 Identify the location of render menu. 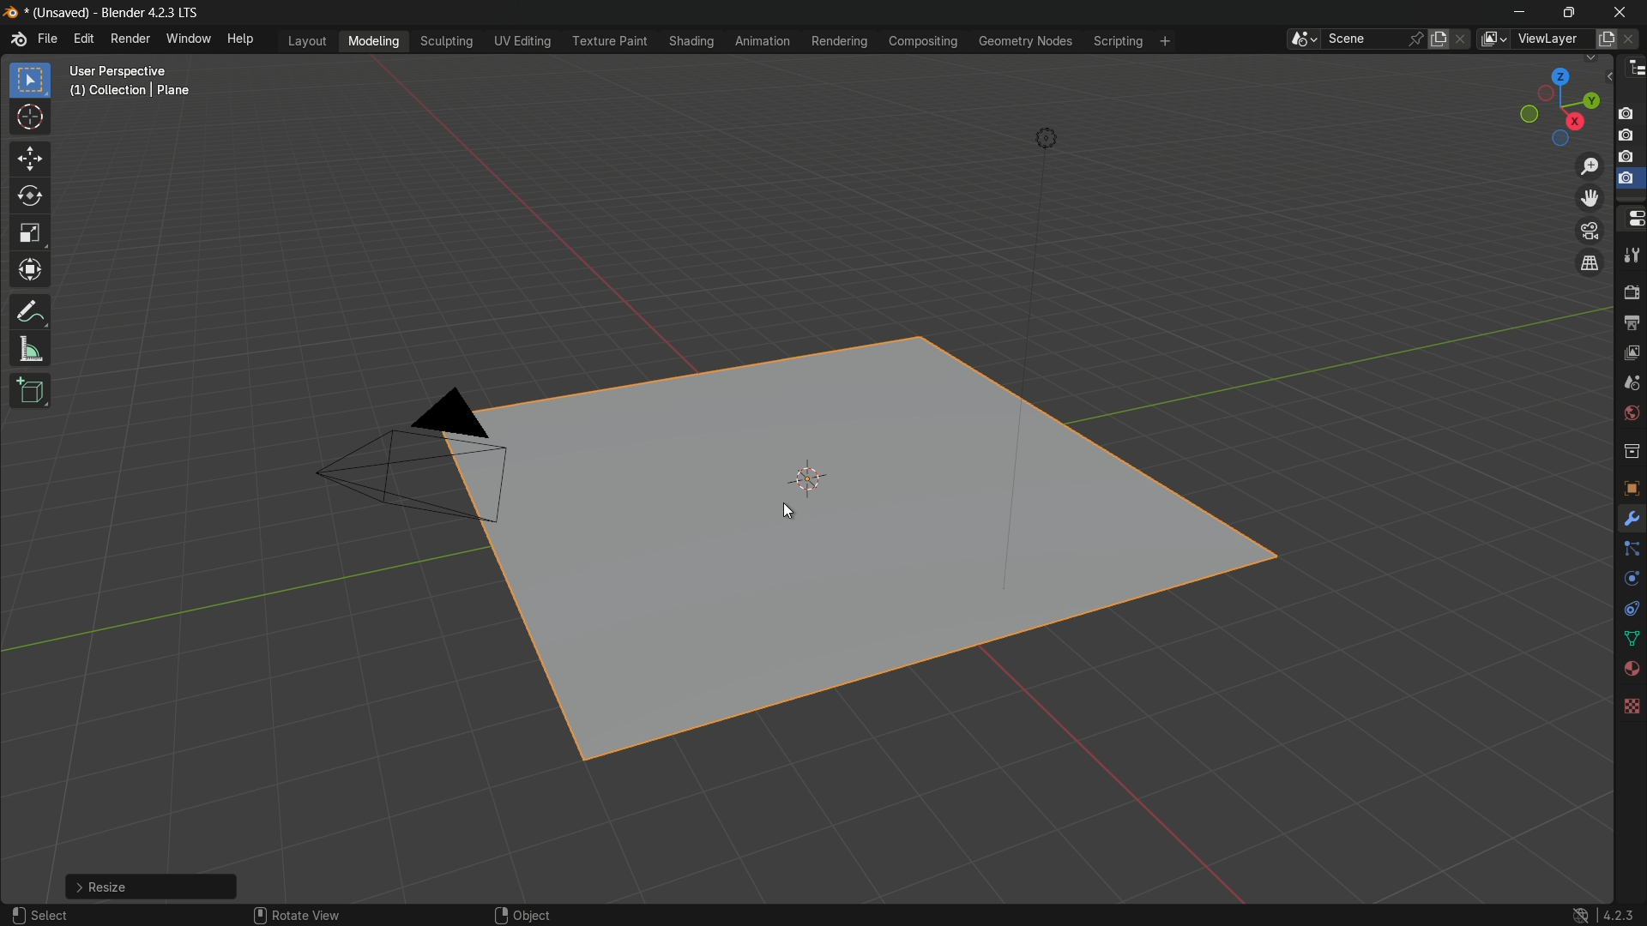
(132, 40).